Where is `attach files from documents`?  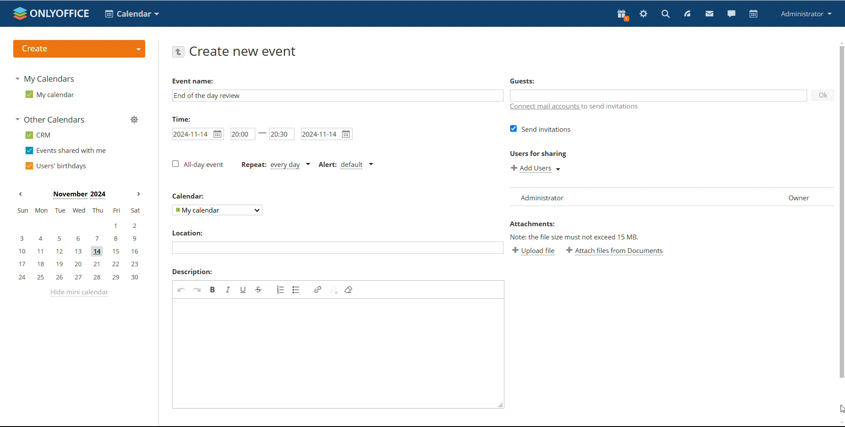 attach files from documents is located at coordinates (615, 251).